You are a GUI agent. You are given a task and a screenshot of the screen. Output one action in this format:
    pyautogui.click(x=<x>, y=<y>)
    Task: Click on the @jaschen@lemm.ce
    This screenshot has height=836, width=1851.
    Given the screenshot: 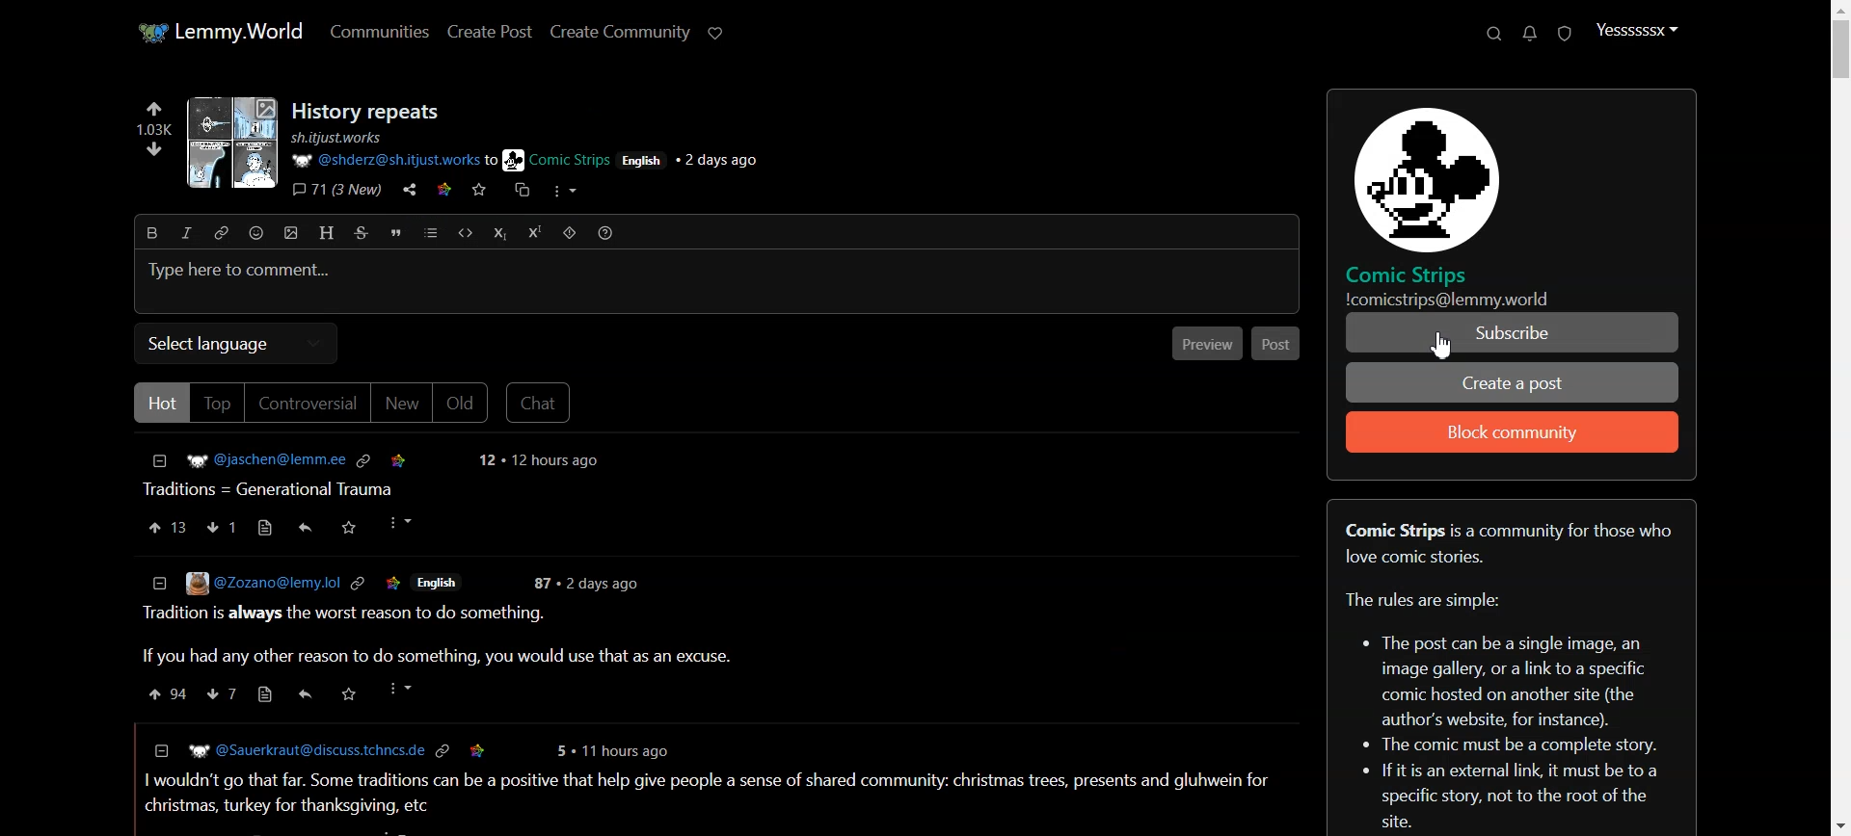 What is the action you would take?
    pyautogui.click(x=246, y=459)
    